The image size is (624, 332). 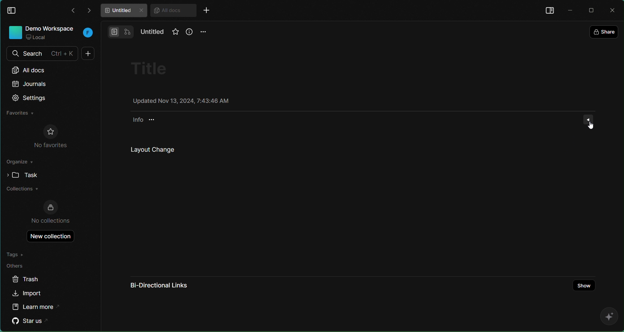 I want to click on Demo Workspace
[Jr (], so click(x=49, y=33).